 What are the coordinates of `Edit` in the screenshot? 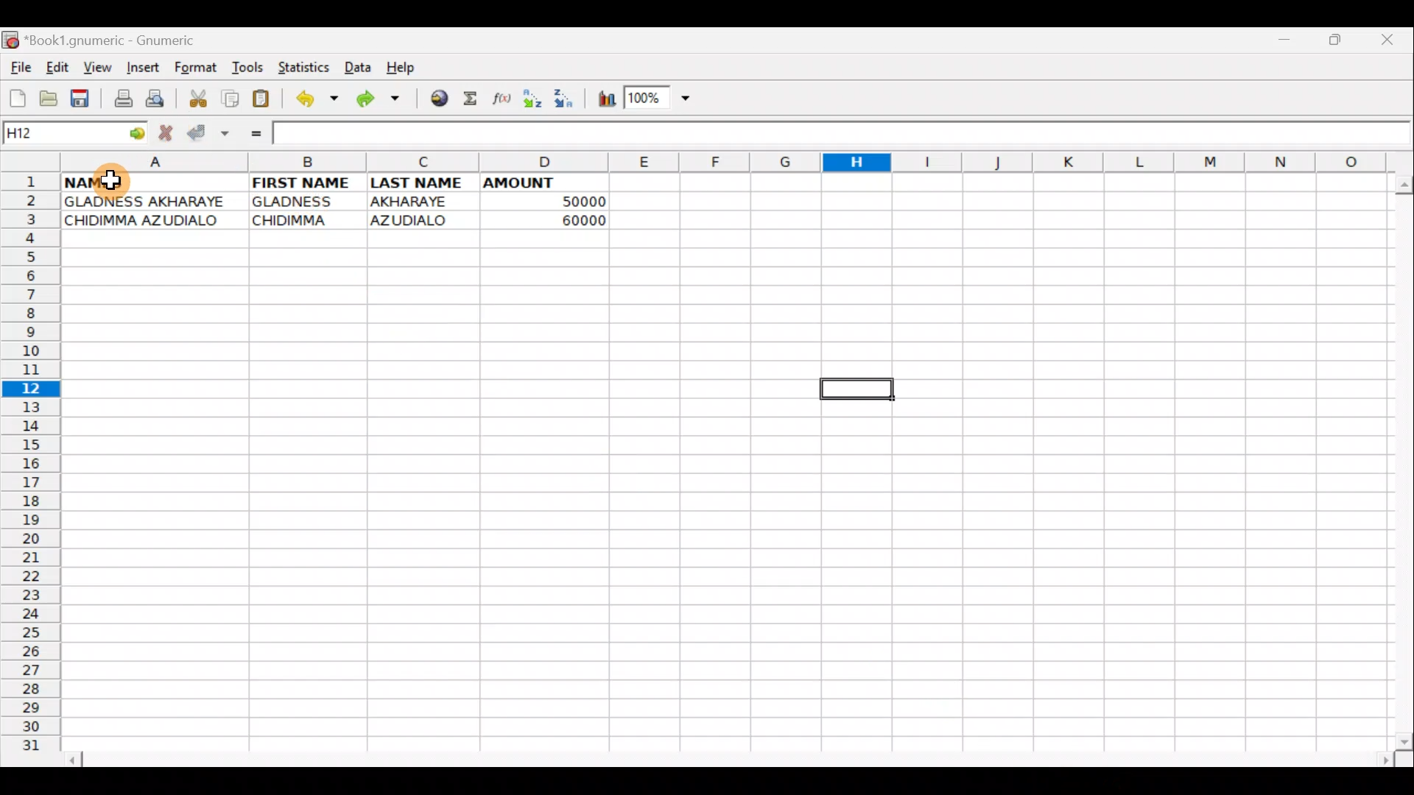 It's located at (59, 68).